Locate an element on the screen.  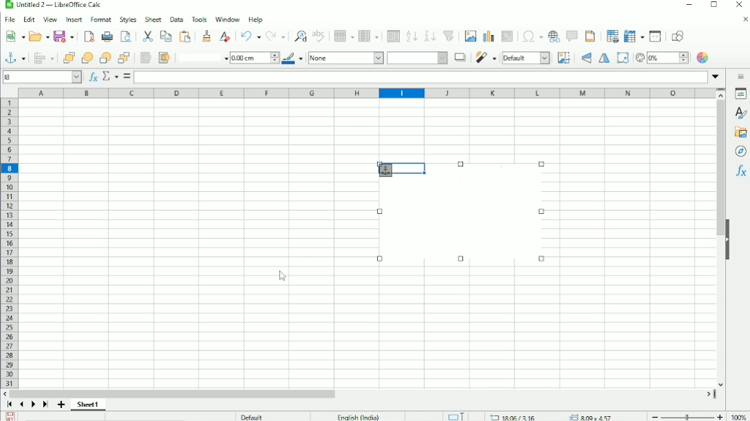
Column headings is located at coordinates (365, 93).